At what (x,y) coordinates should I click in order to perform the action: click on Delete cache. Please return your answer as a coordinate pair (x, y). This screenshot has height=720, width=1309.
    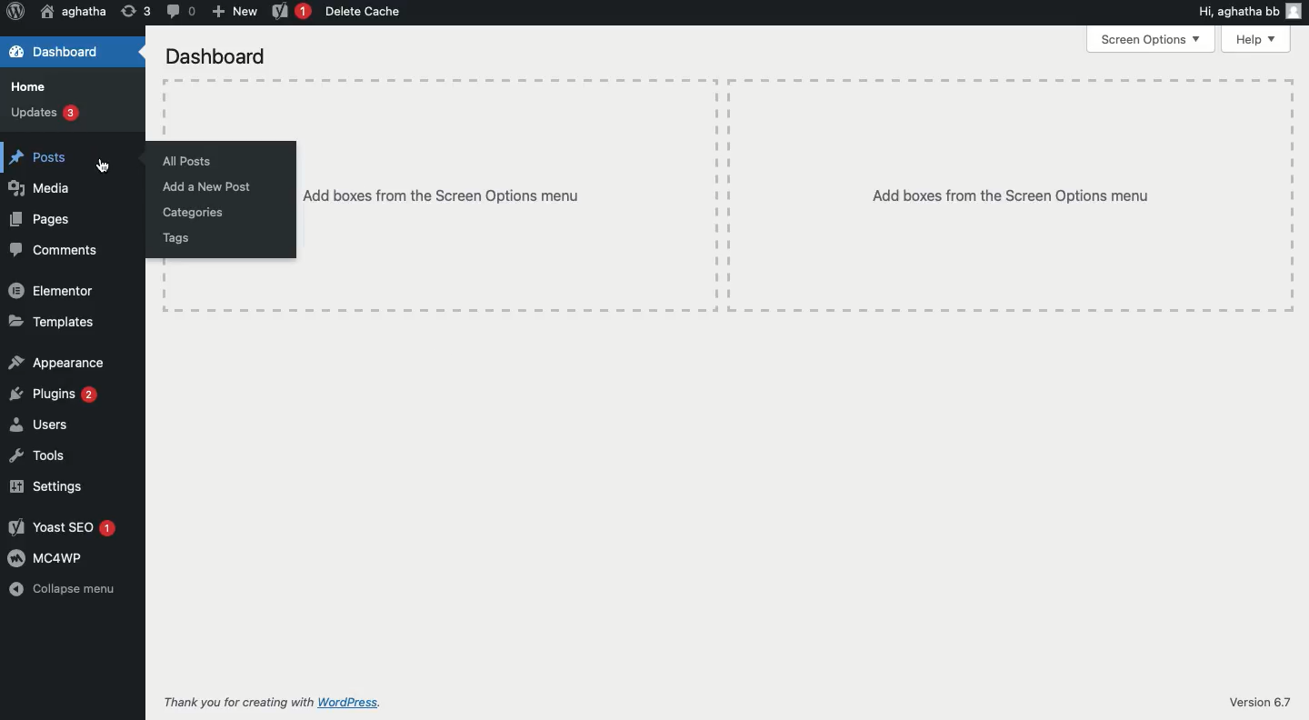
    Looking at the image, I should click on (366, 13).